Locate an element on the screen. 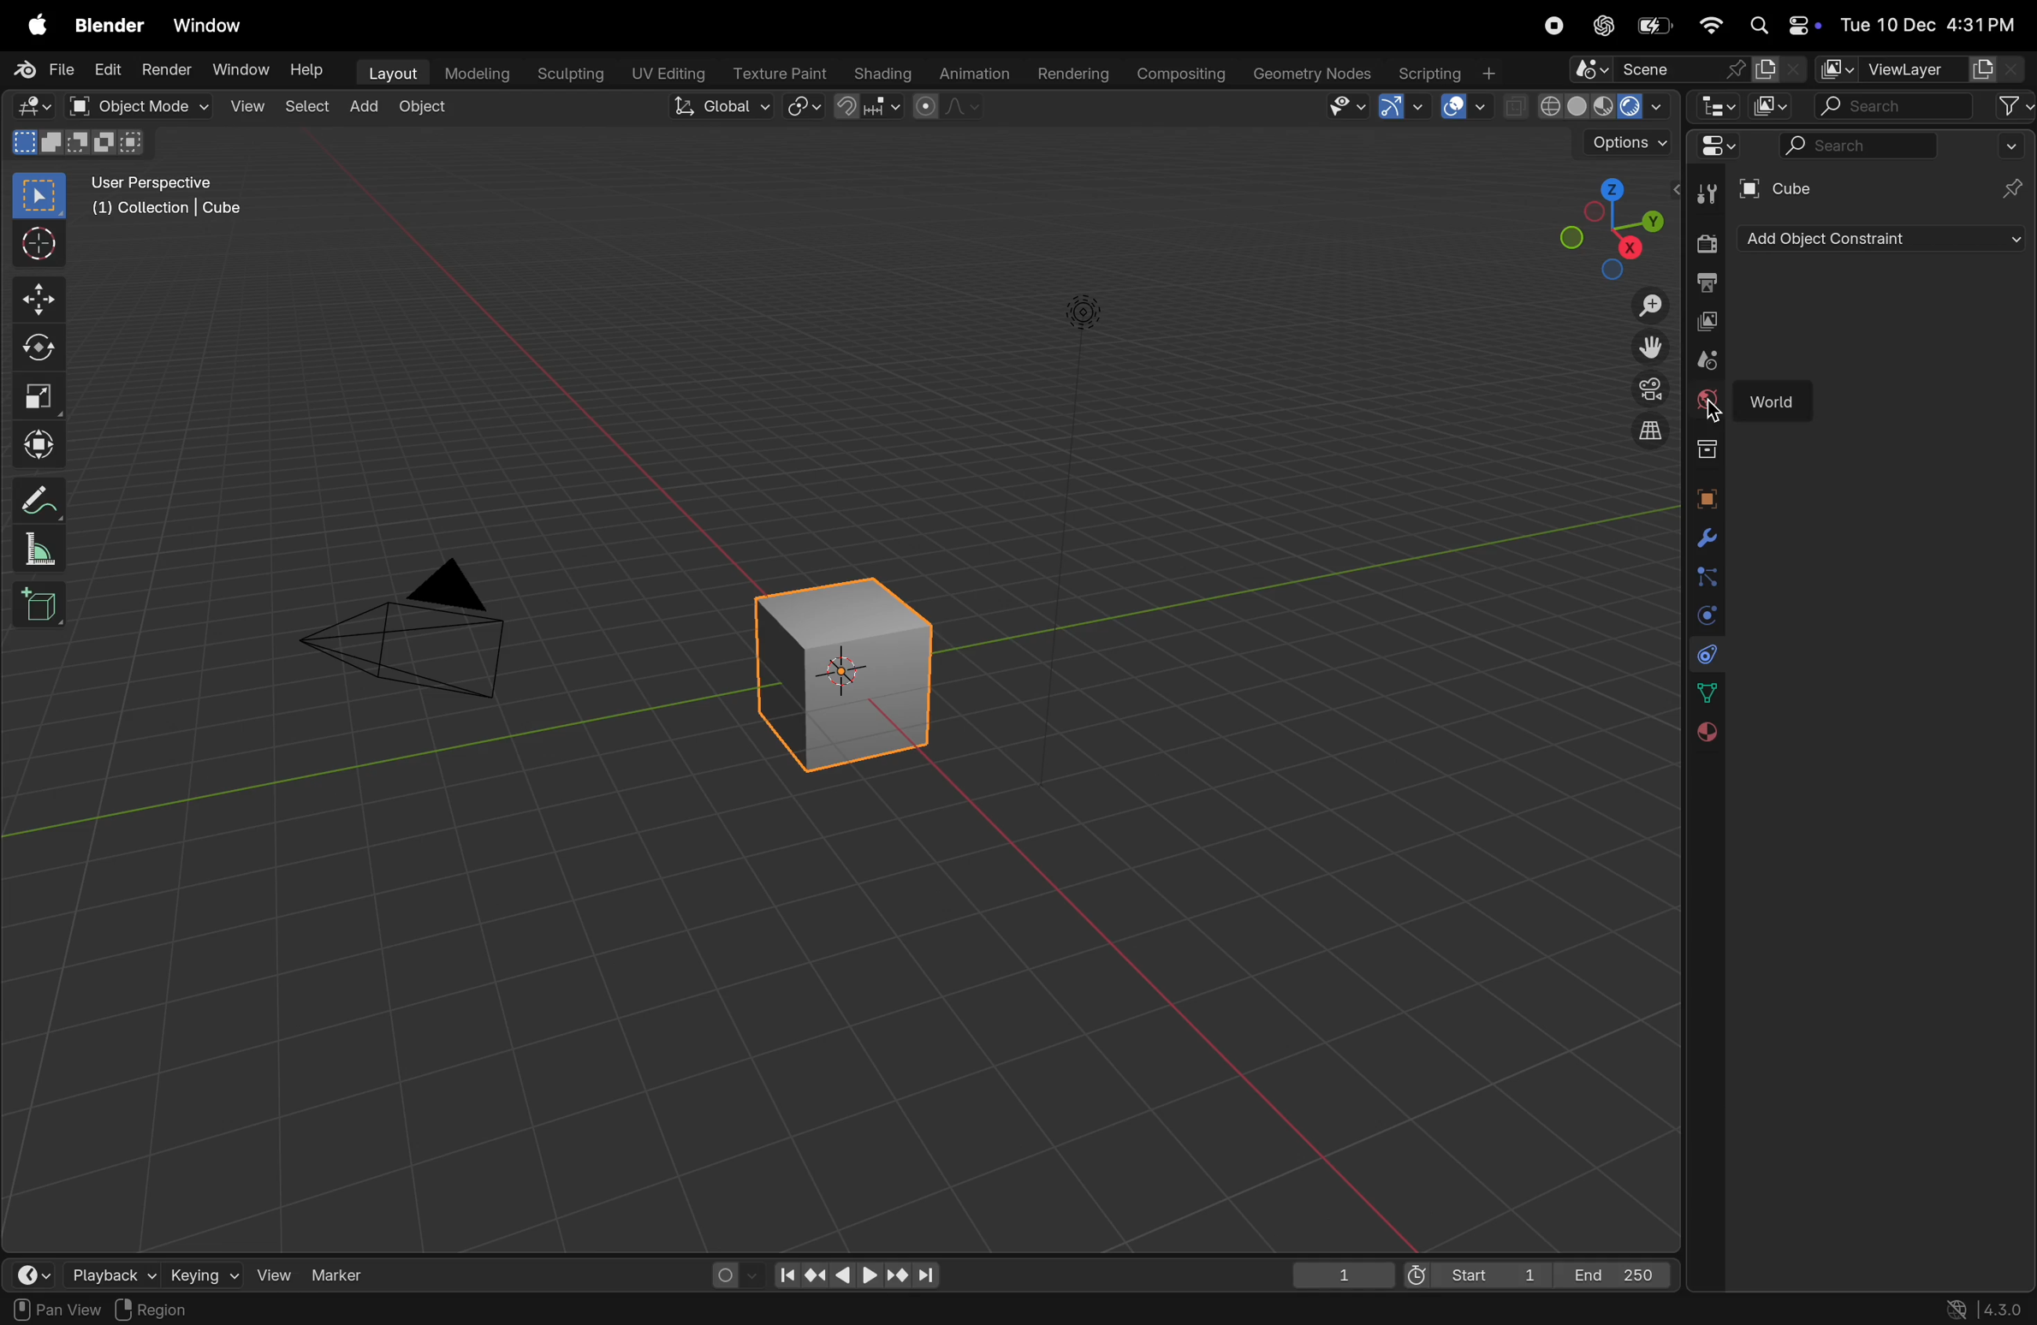  scene is located at coordinates (1700, 359).